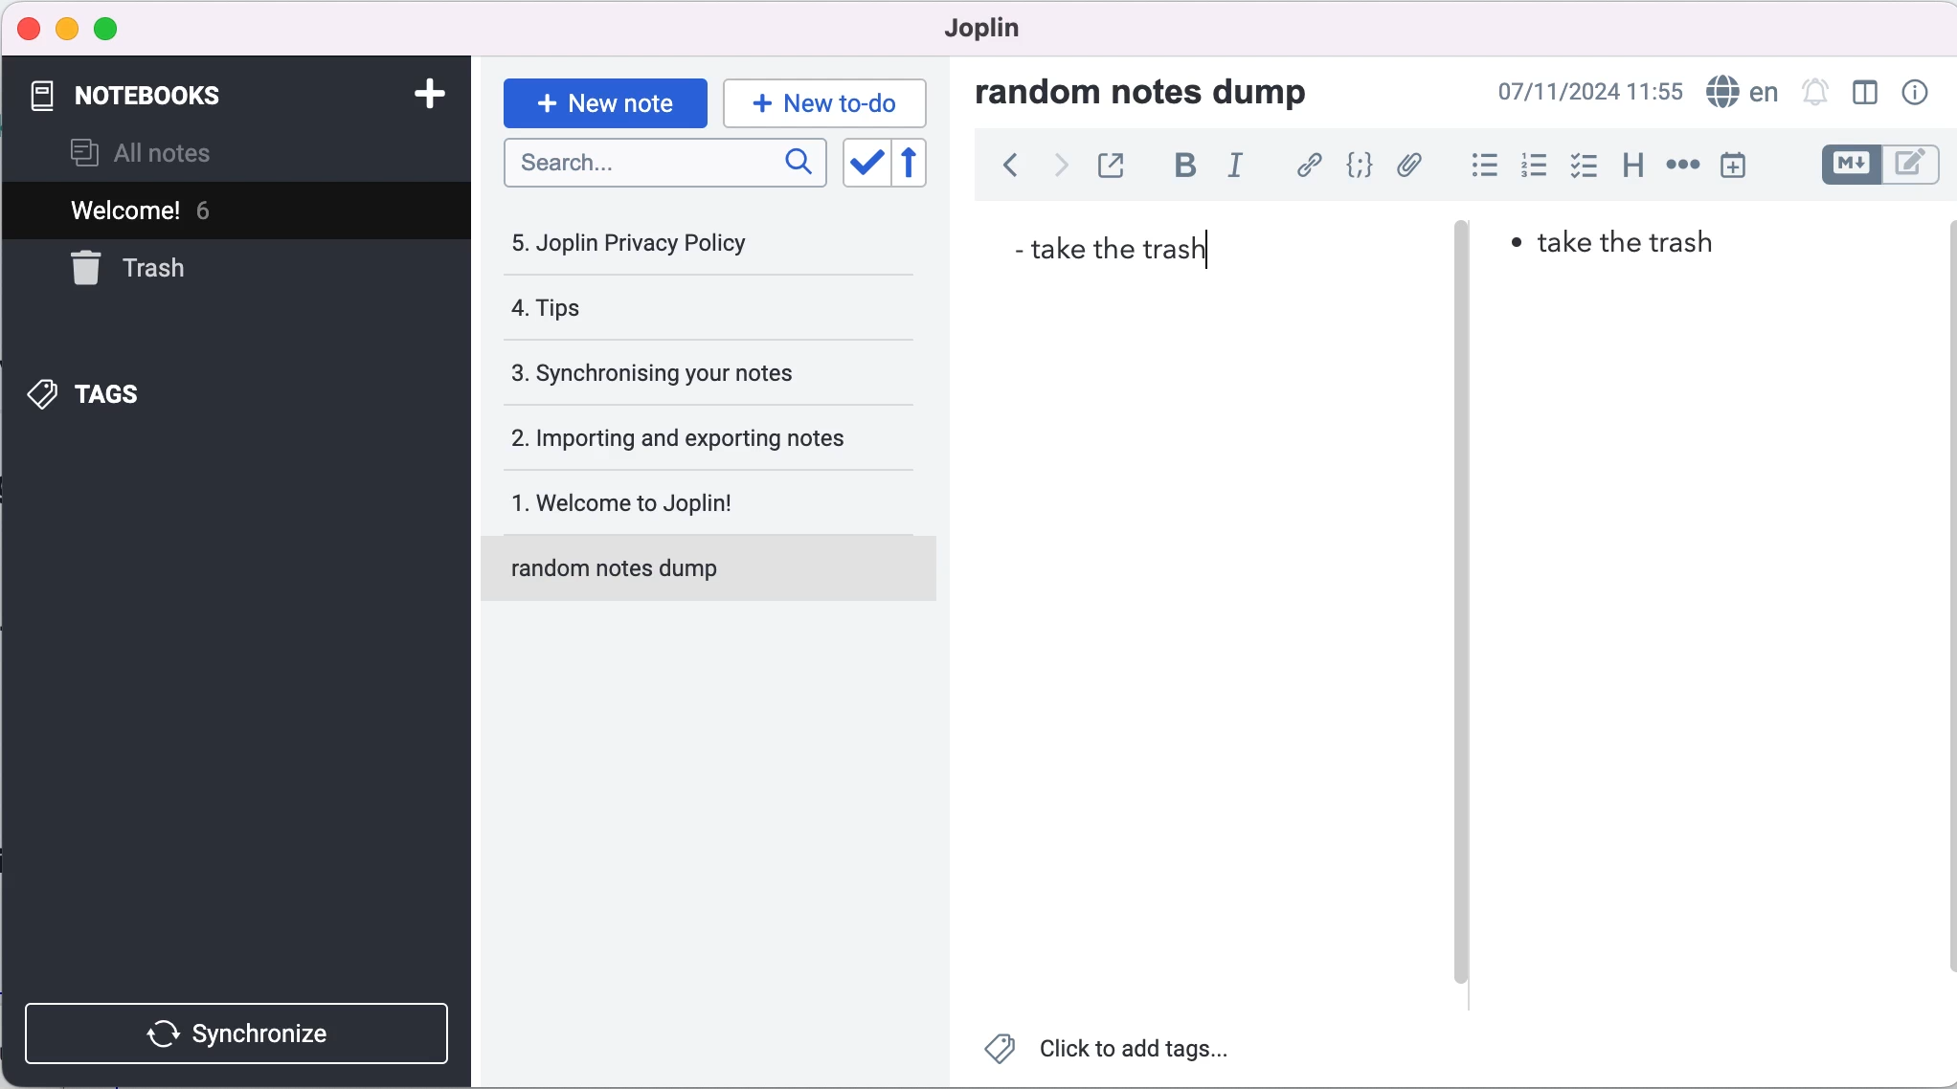 This screenshot has width=1957, height=1089. What do you see at coordinates (1160, 91) in the screenshot?
I see `random notes dump` at bounding box center [1160, 91].